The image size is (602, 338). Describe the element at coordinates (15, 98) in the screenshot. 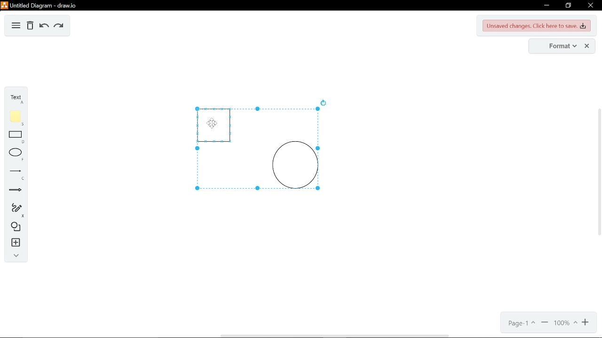

I see `text` at that location.